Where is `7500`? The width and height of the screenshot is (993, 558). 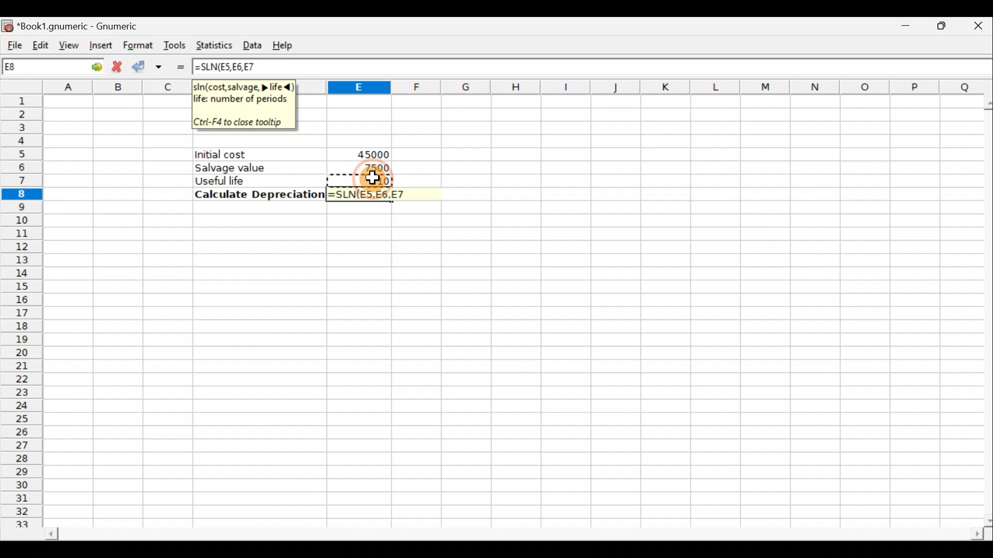
7500 is located at coordinates (372, 167).